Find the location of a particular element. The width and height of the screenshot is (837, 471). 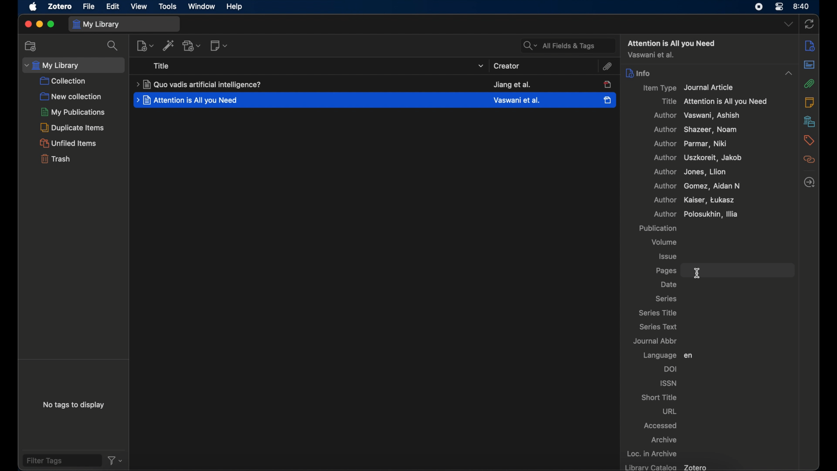

filter tags field is located at coordinates (61, 461).